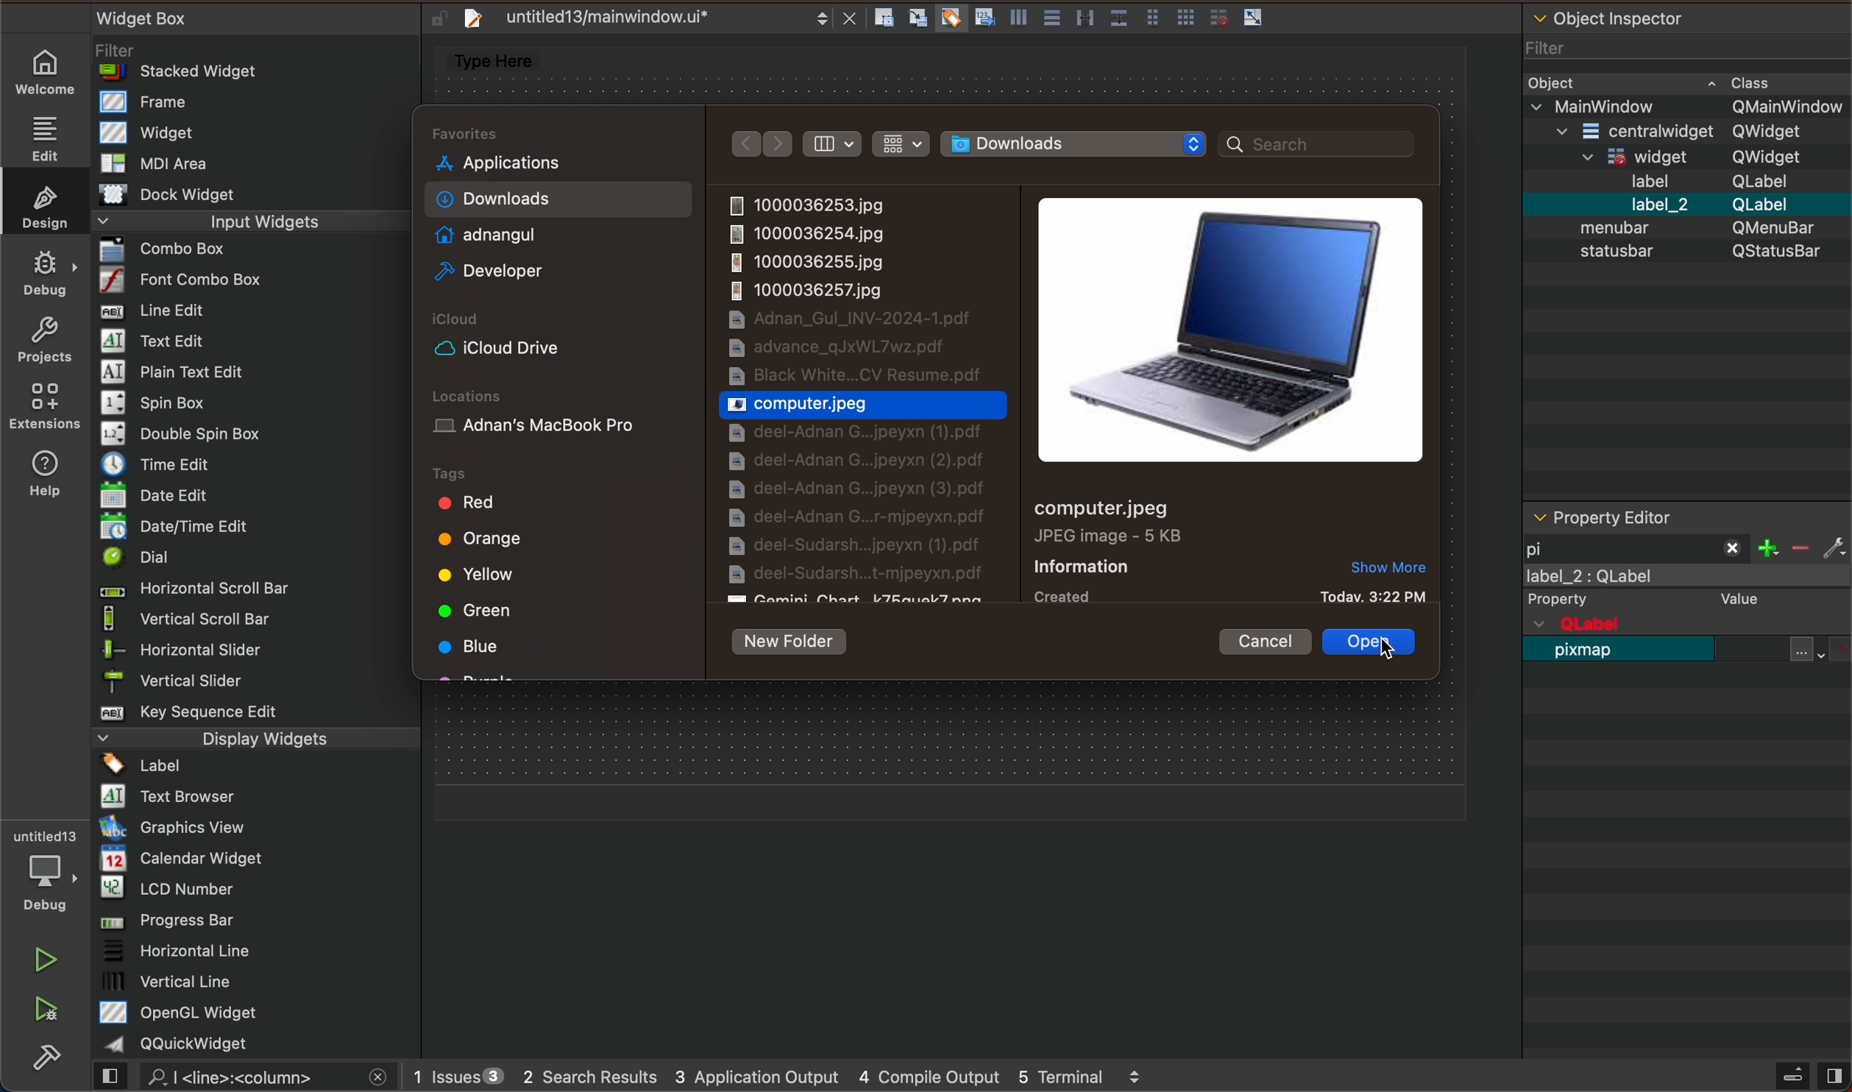 This screenshot has height=1092, width=1852. Describe the element at coordinates (797, 638) in the screenshot. I see `create new folder` at that location.